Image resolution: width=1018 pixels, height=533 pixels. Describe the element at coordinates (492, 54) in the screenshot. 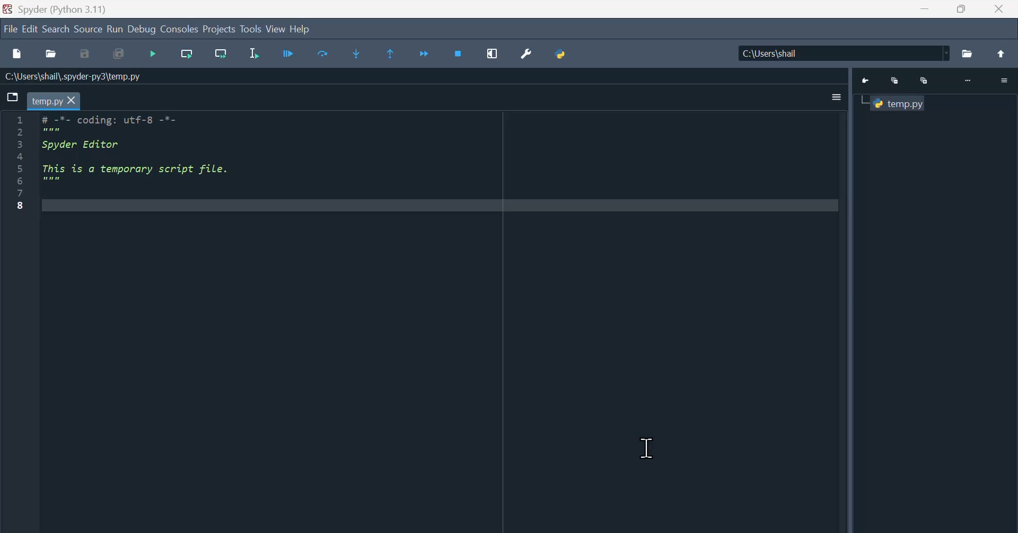

I see `Maximise current window` at that location.